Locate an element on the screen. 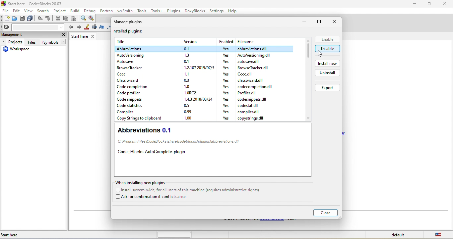  ccc is located at coordinates (139, 74).